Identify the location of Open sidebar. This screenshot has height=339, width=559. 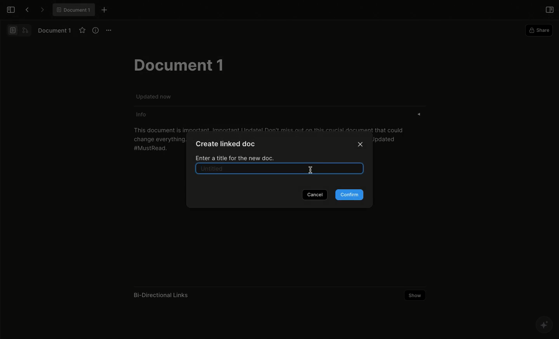
(11, 10).